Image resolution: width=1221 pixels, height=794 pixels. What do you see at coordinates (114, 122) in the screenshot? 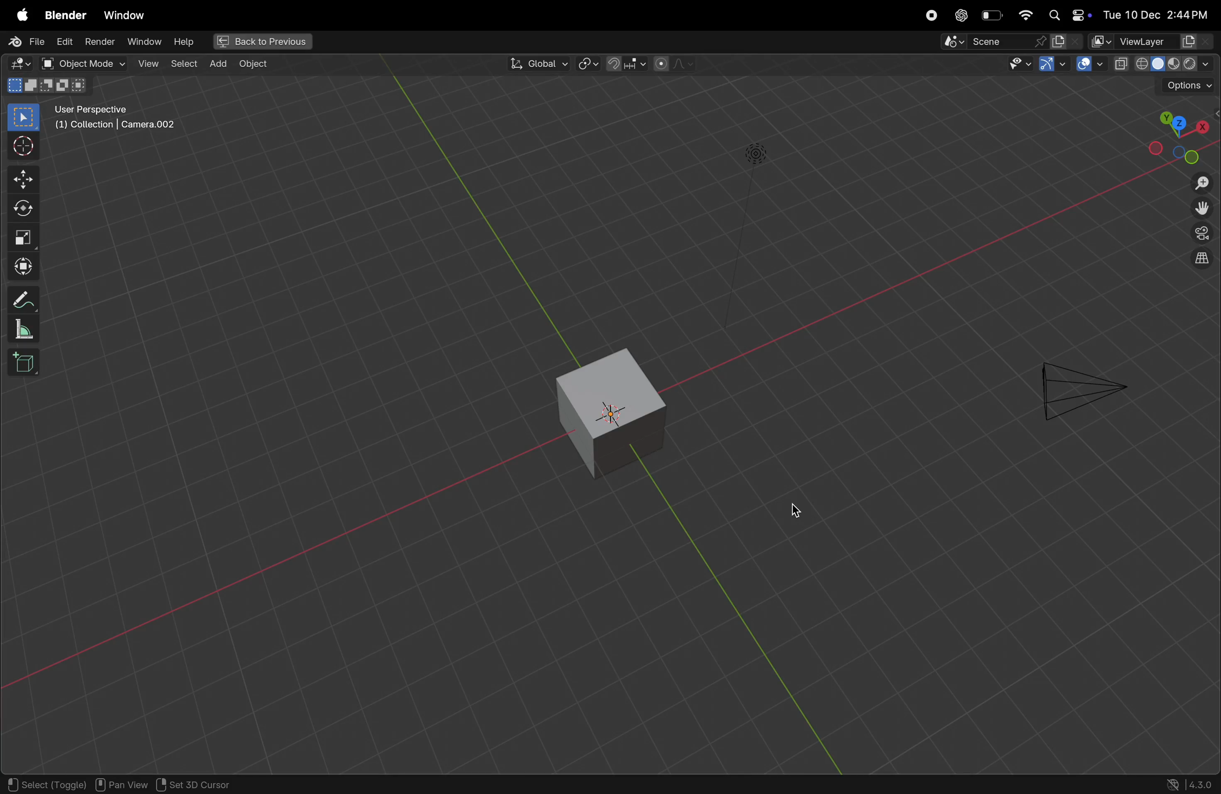
I see `User perspective` at bounding box center [114, 122].